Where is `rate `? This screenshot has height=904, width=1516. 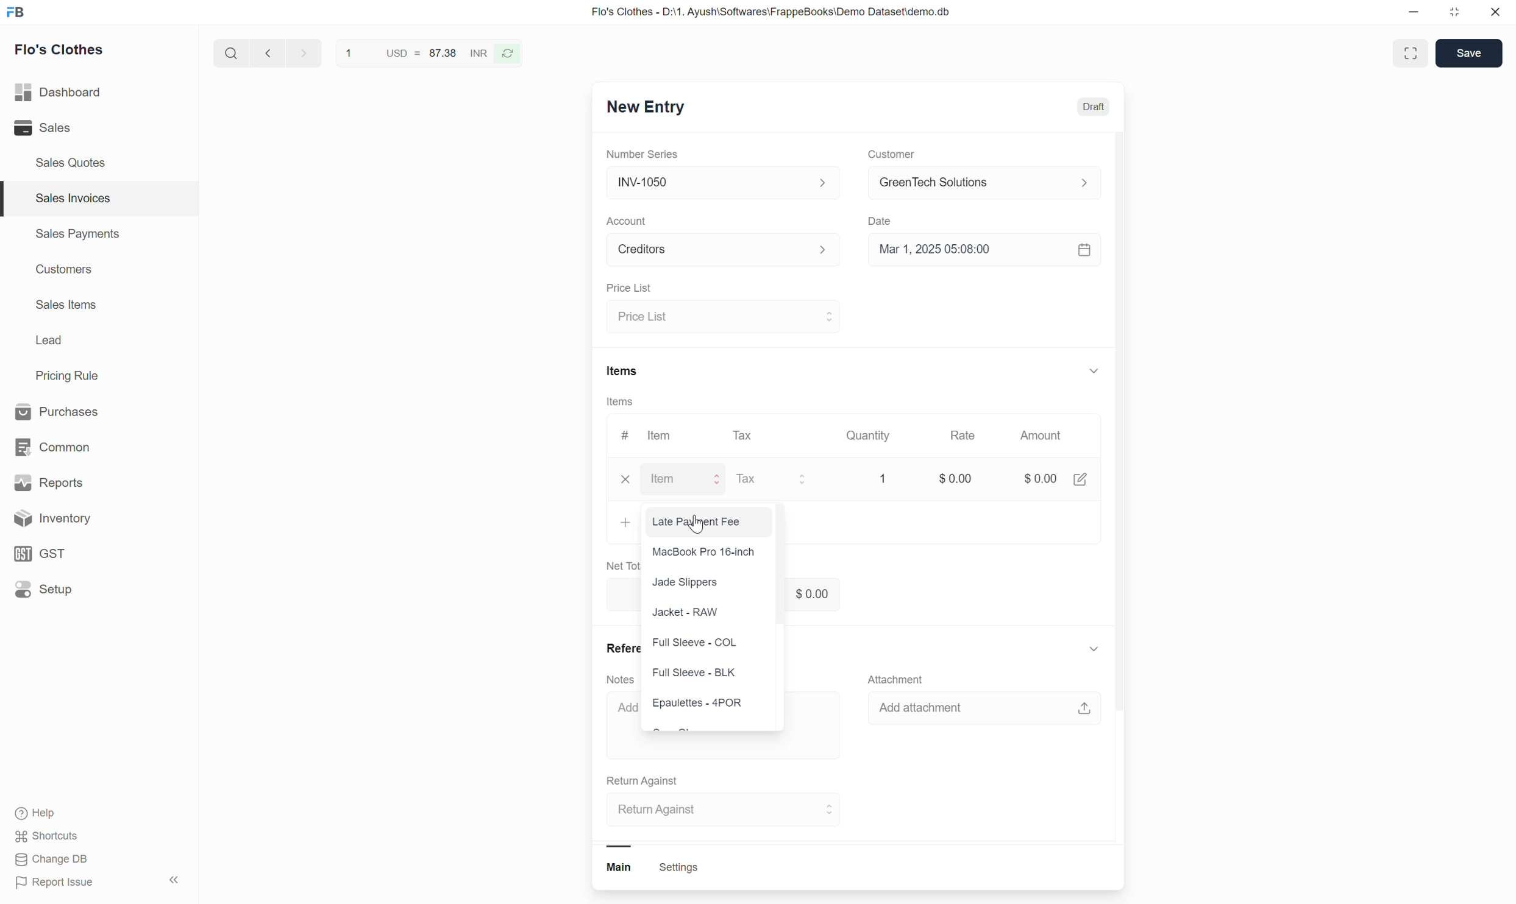
rate  is located at coordinates (951, 478).